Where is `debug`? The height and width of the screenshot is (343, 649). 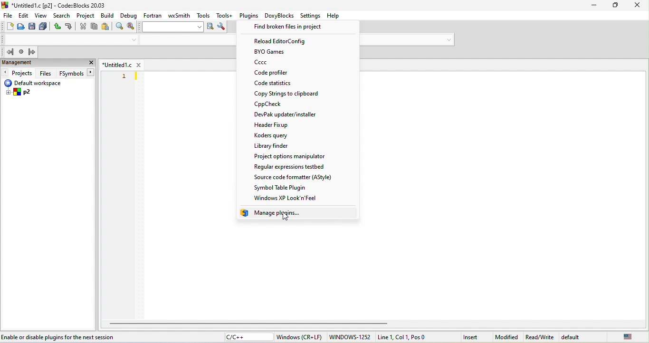
debug is located at coordinates (129, 15).